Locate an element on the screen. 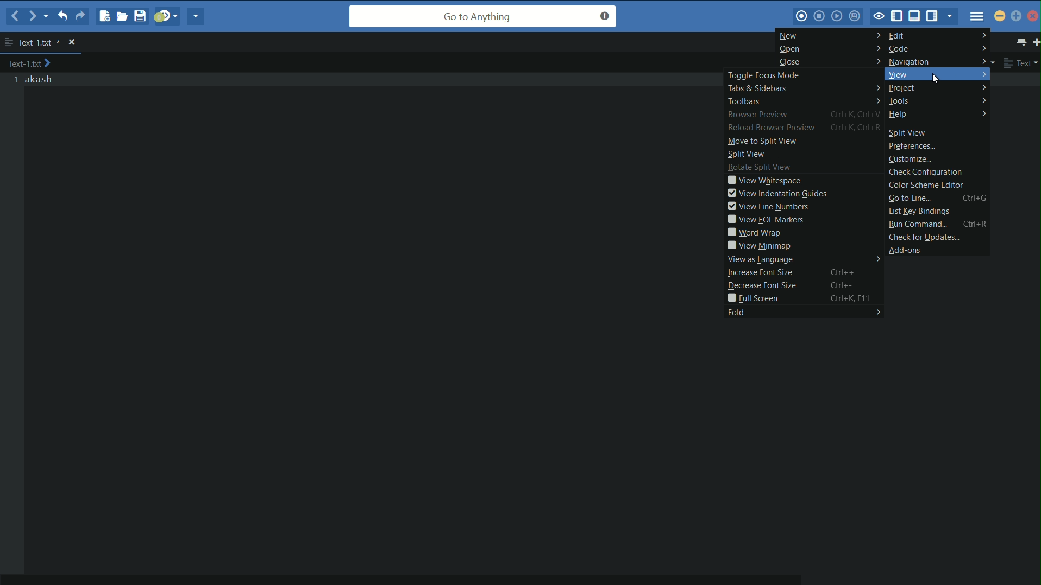 This screenshot has height=585, width=1041. share current file is located at coordinates (195, 16).